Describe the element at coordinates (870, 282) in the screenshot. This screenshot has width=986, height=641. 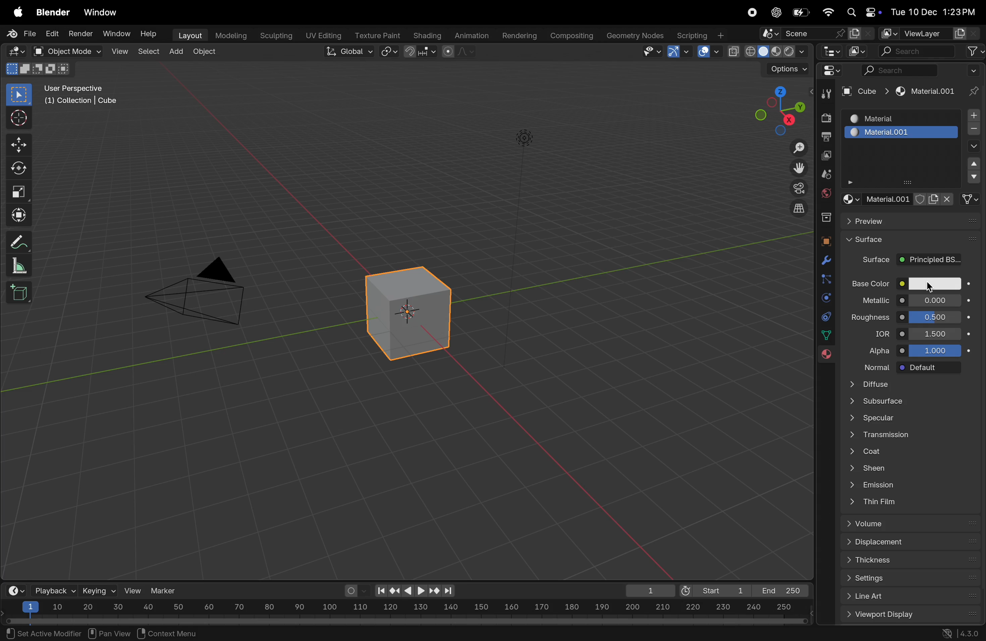
I see `base color` at that location.